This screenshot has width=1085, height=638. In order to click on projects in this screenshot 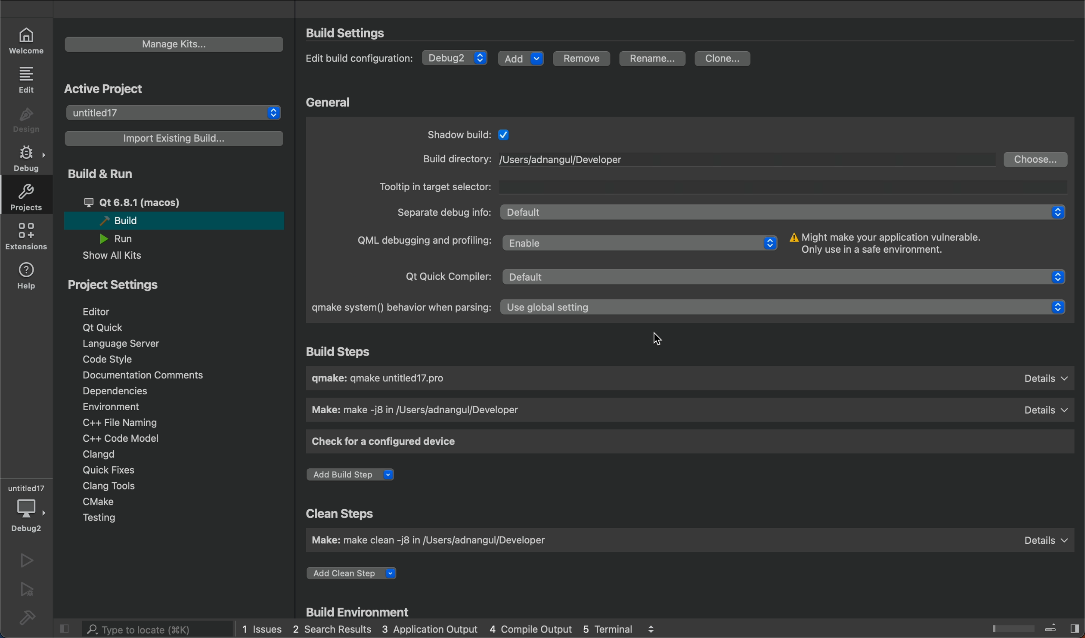, I will do `click(28, 198)`.